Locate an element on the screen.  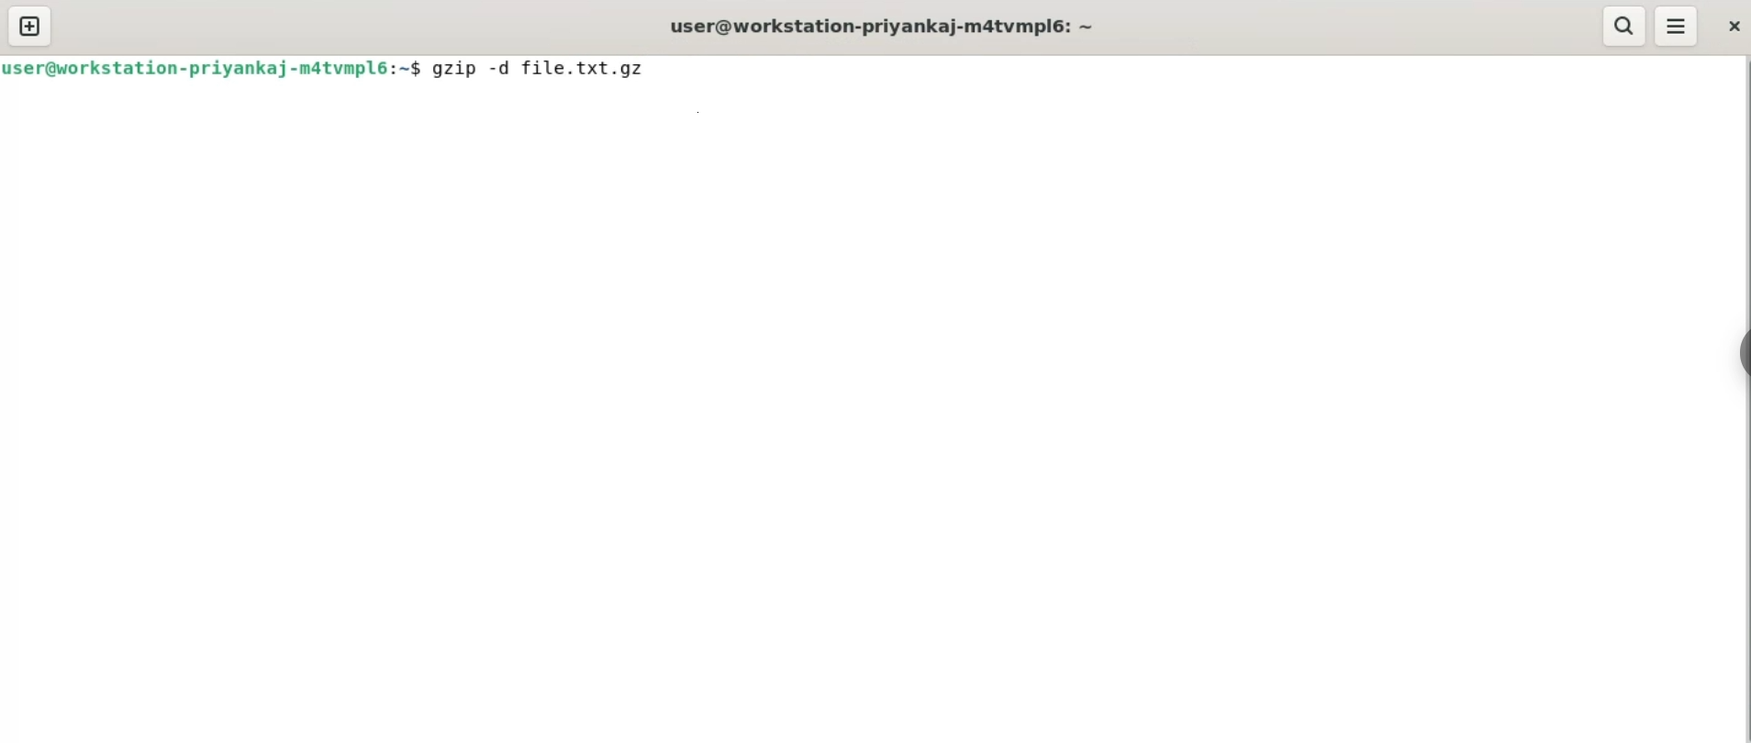
user@workstation-priyankaj-m4tvmplé: ~ is located at coordinates (884, 28).